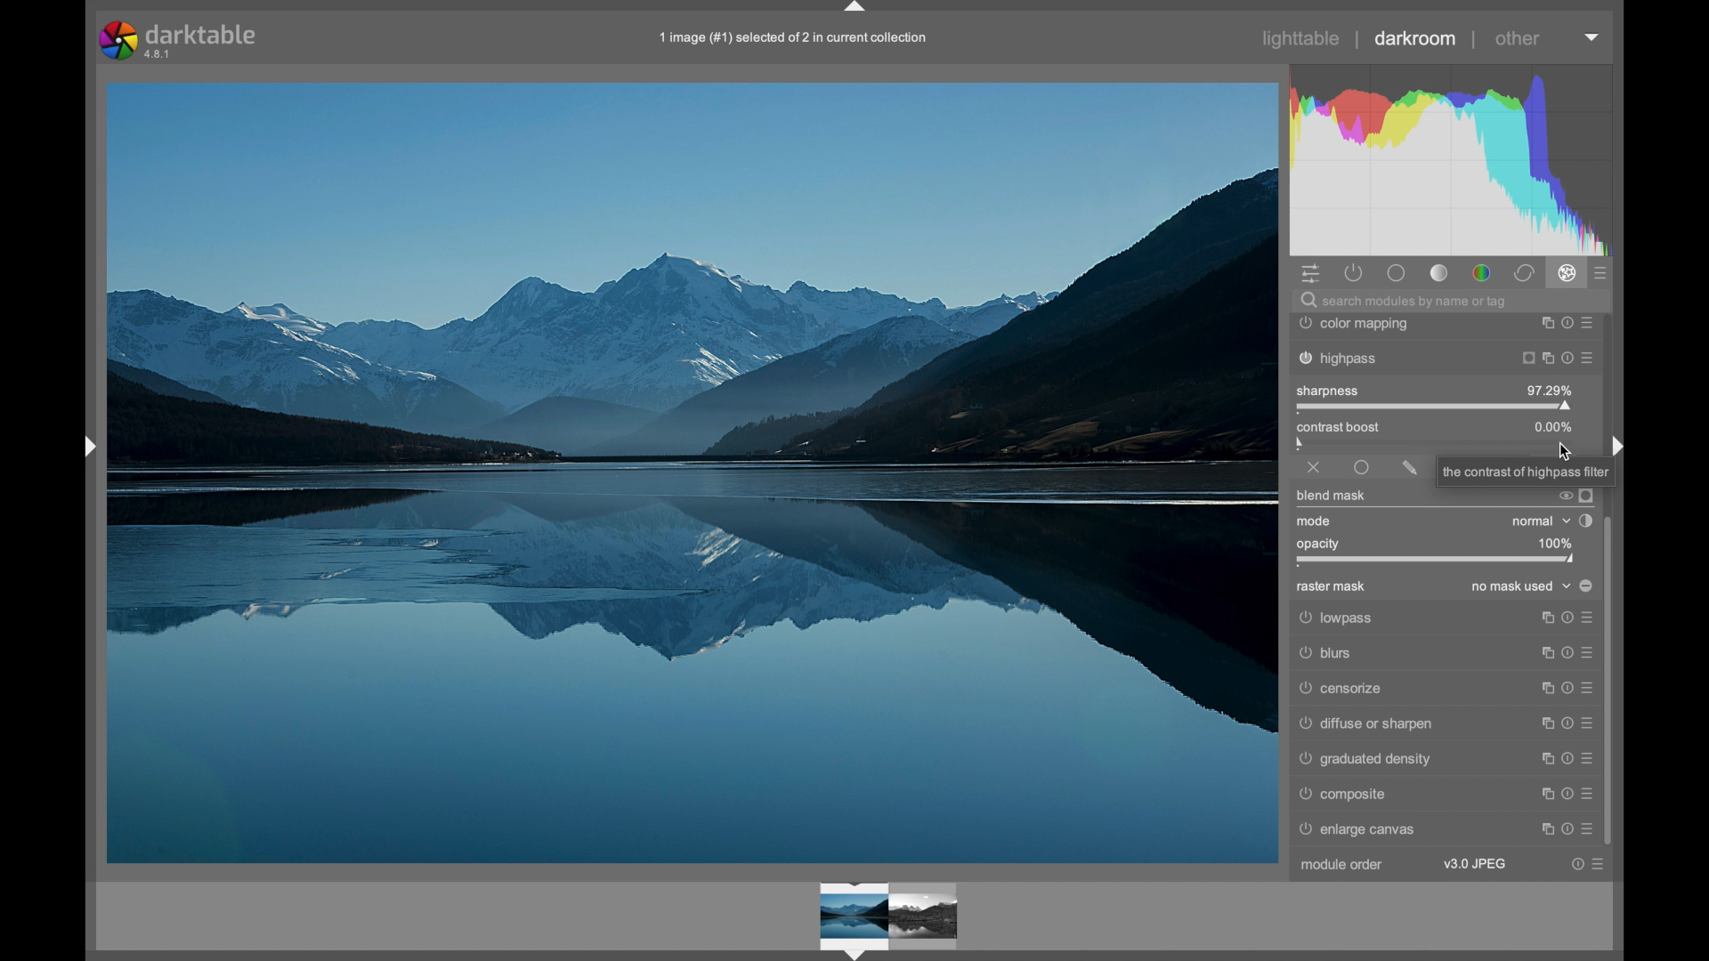  Describe the element at coordinates (1567, 456) in the screenshot. I see `cursor` at that location.